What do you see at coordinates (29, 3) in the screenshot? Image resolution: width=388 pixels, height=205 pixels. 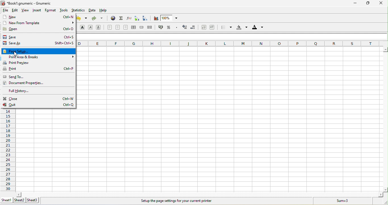 I see `book 1 gnumeric- gnumeric` at bounding box center [29, 3].